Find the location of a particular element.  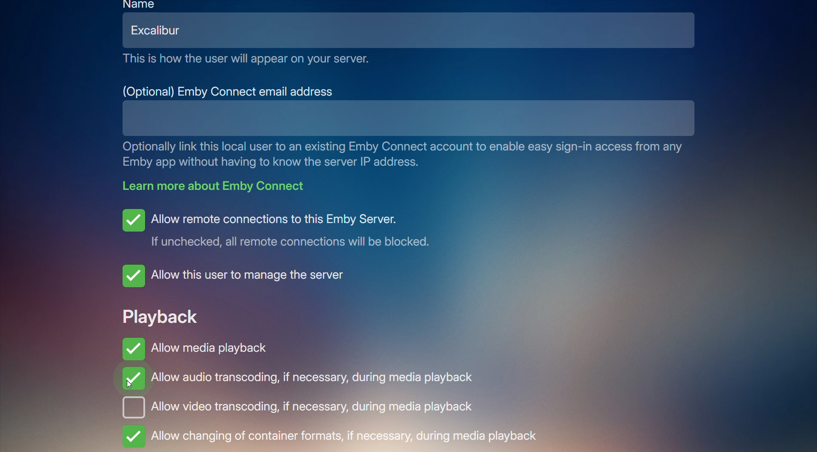

(Optional) Emby Connect email address is located at coordinates (229, 90).